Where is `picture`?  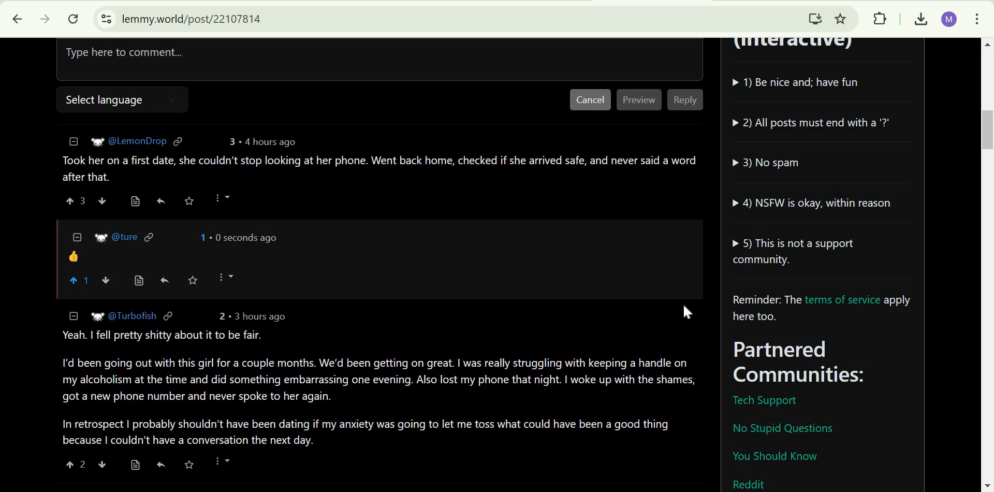 picture is located at coordinates (97, 141).